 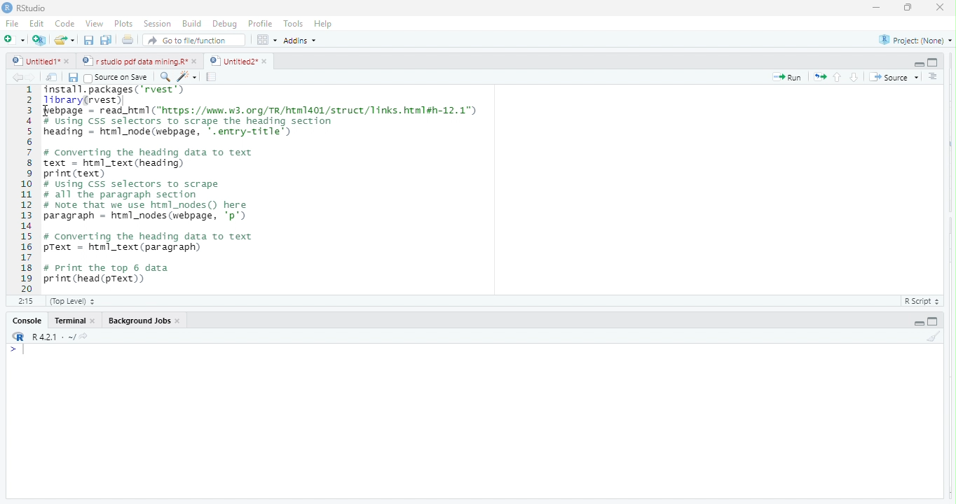 I want to click on new file, so click(x=14, y=39).